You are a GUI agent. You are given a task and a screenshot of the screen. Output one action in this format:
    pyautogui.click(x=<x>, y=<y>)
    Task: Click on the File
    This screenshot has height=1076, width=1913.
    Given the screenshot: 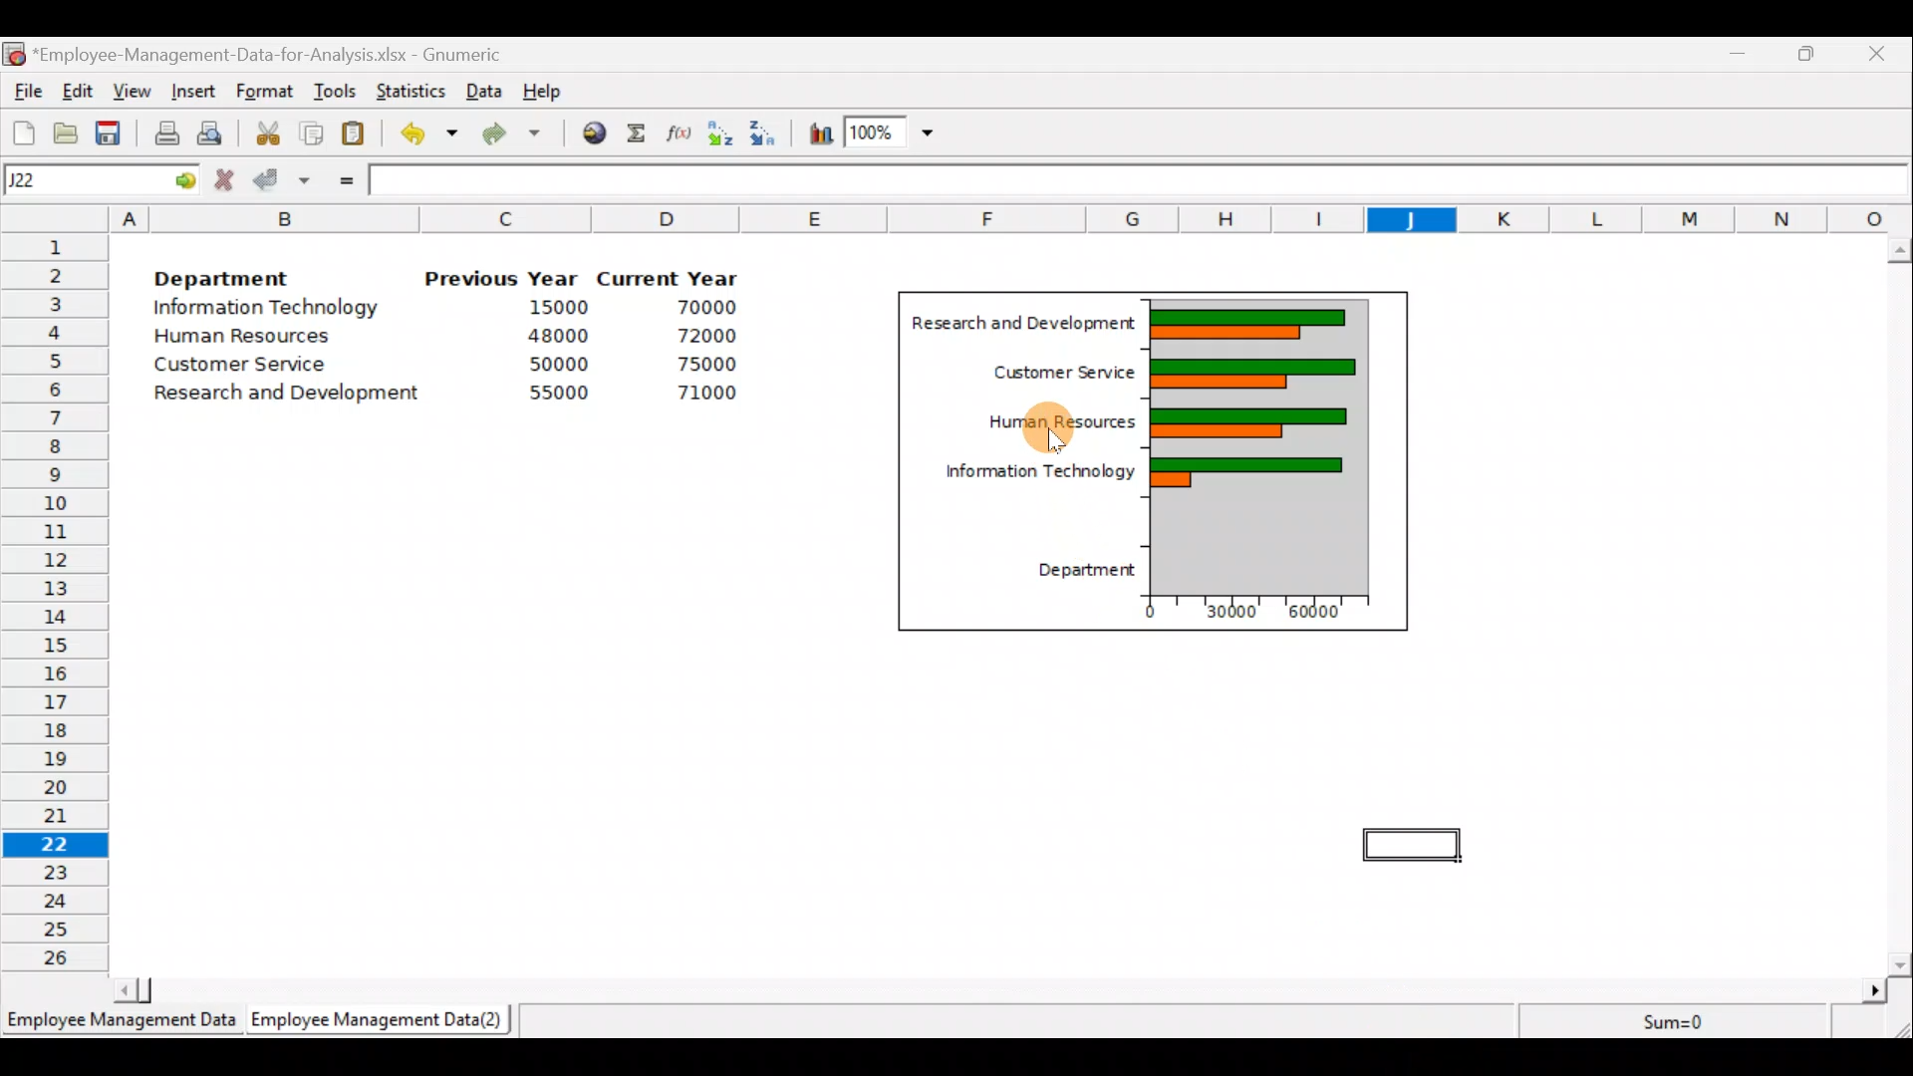 What is the action you would take?
    pyautogui.click(x=25, y=91)
    